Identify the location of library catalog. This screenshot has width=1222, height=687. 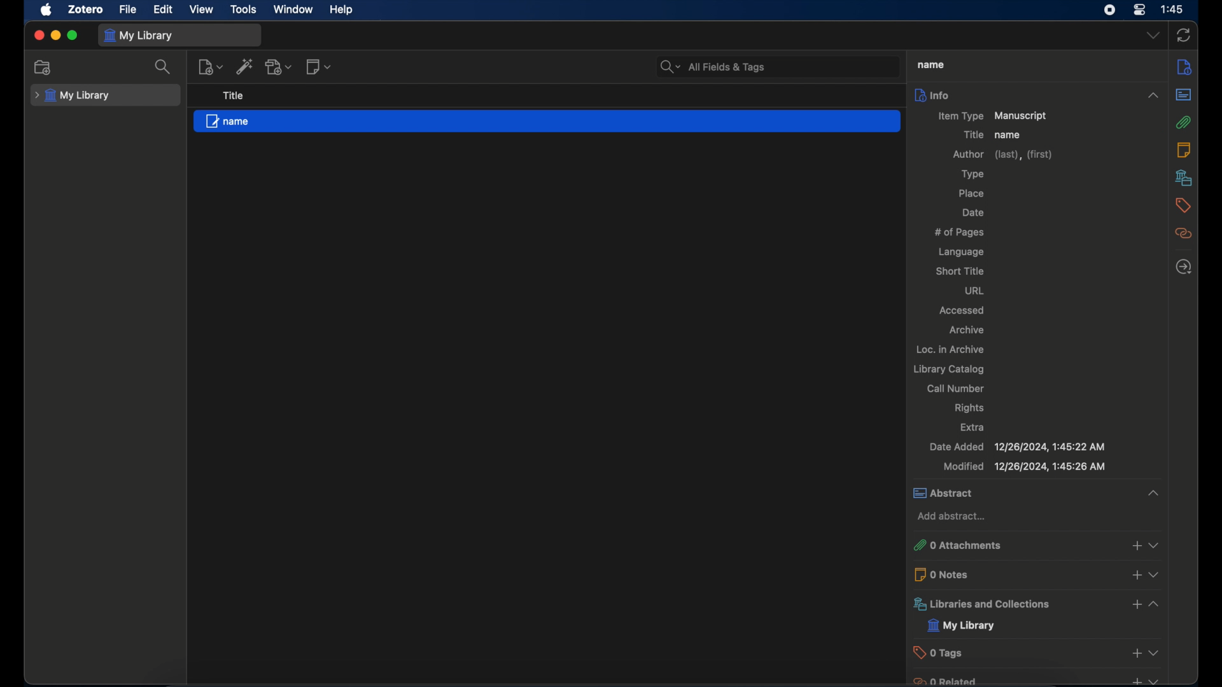
(948, 370).